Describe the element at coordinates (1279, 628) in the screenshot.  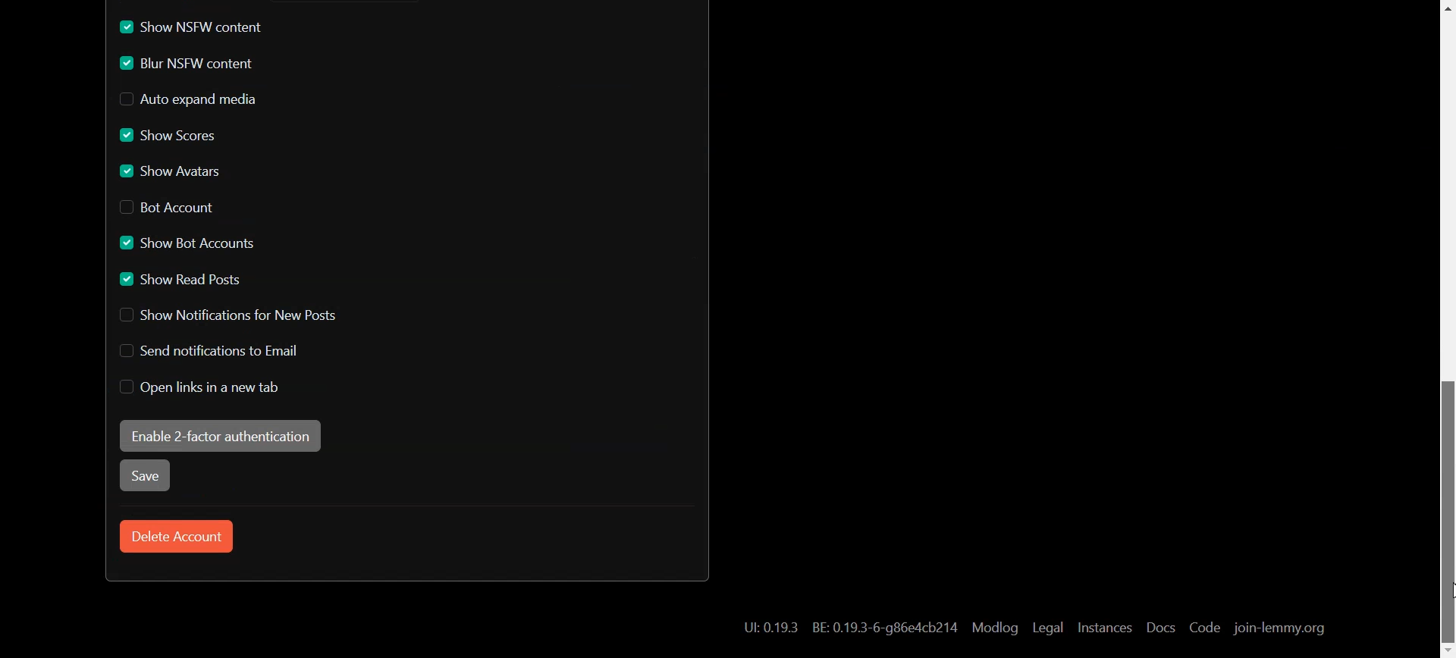
I see `join-lemmy.org` at that location.